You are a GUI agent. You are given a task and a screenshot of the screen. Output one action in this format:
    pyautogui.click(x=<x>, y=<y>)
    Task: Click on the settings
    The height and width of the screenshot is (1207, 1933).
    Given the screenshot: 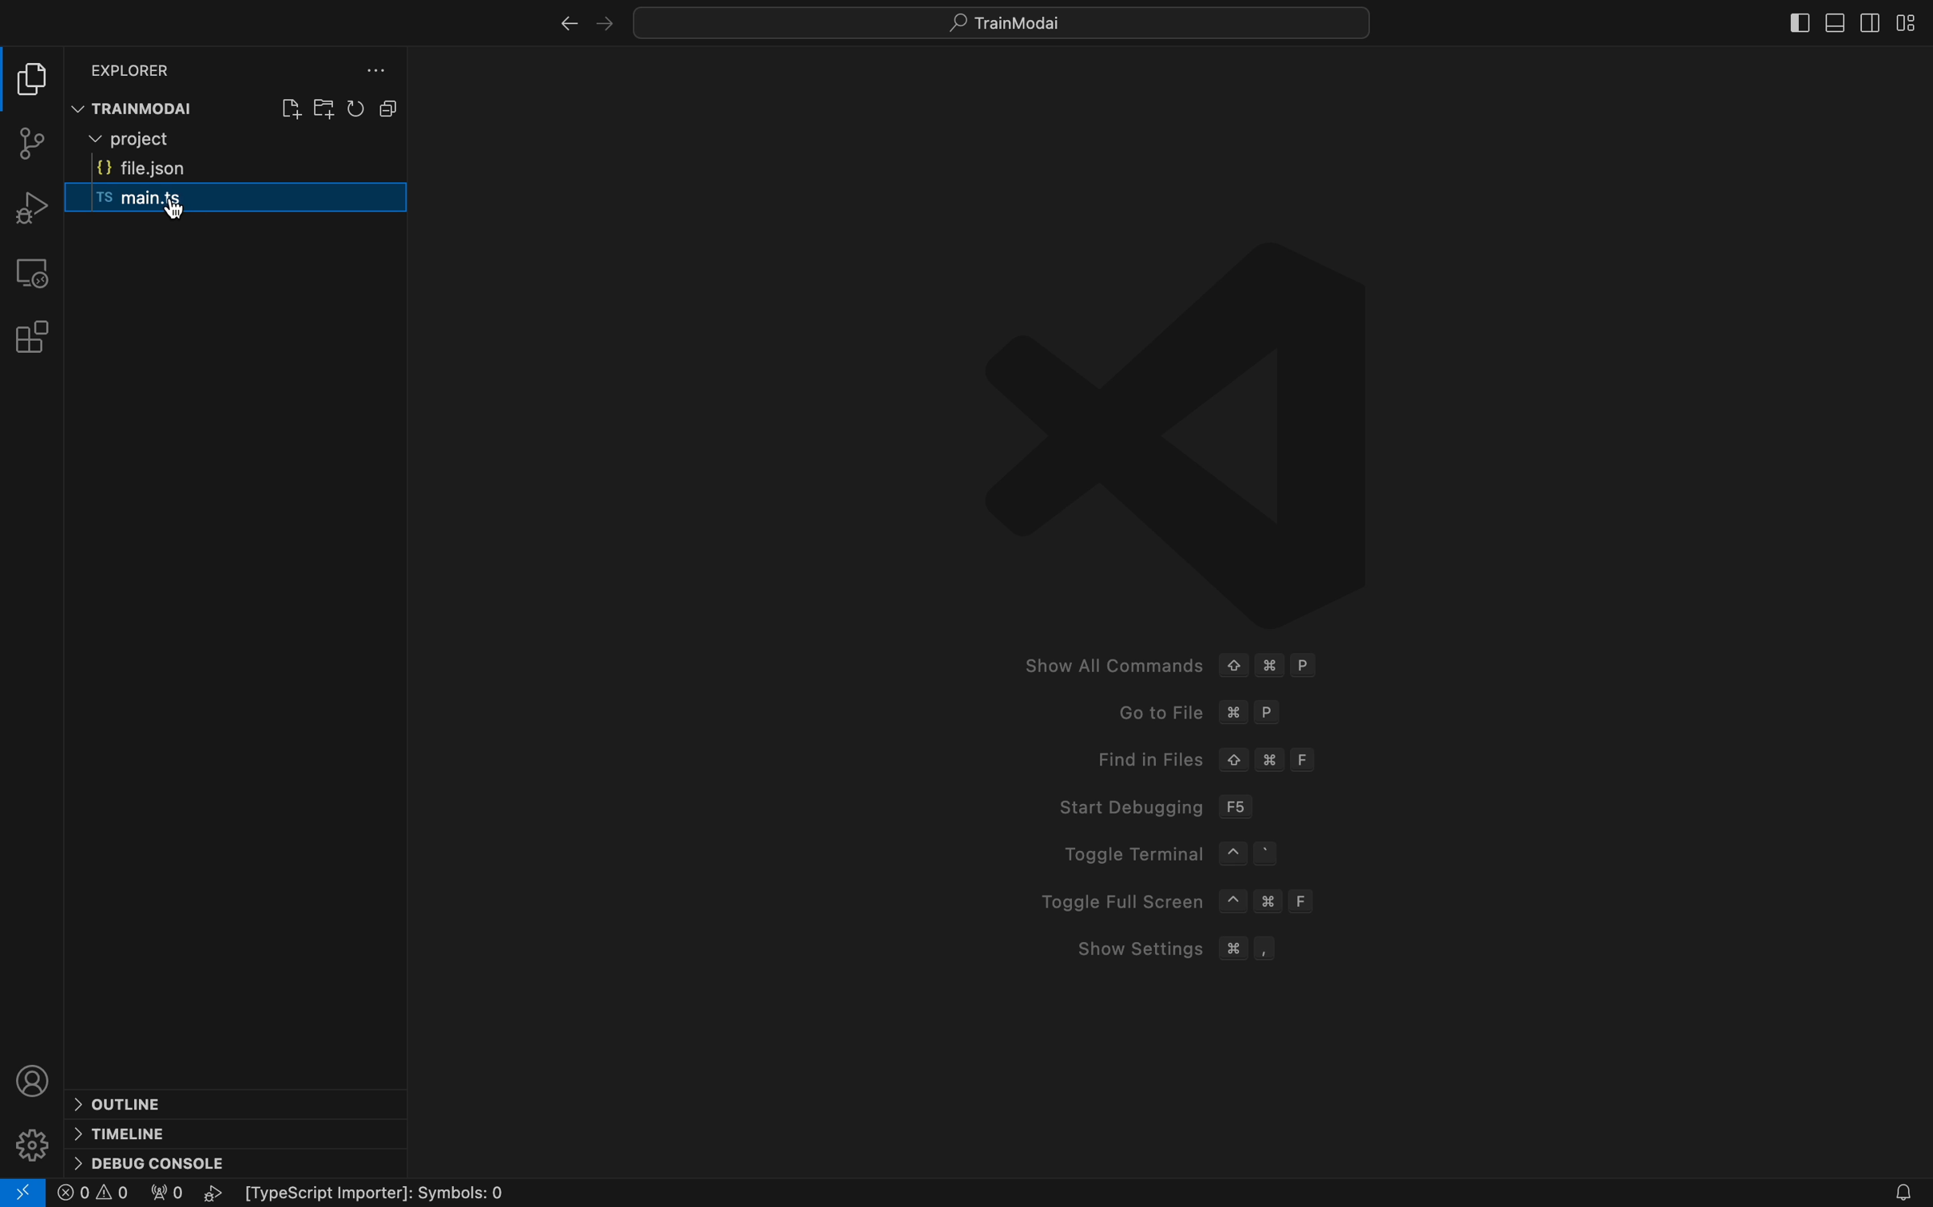 What is the action you would take?
    pyautogui.click(x=30, y=1148)
    